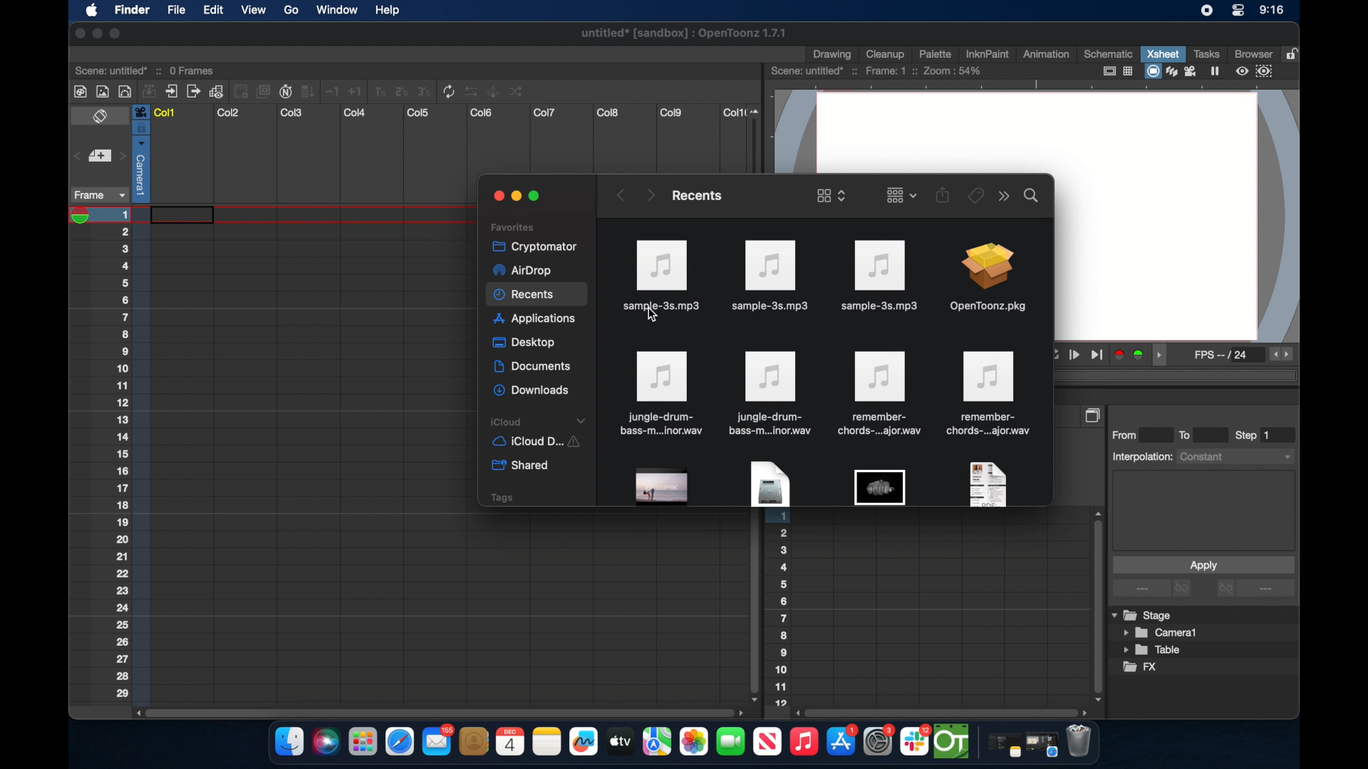 The image size is (1368, 769). What do you see at coordinates (943, 712) in the screenshot?
I see `scroll box` at bounding box center [943, 712].